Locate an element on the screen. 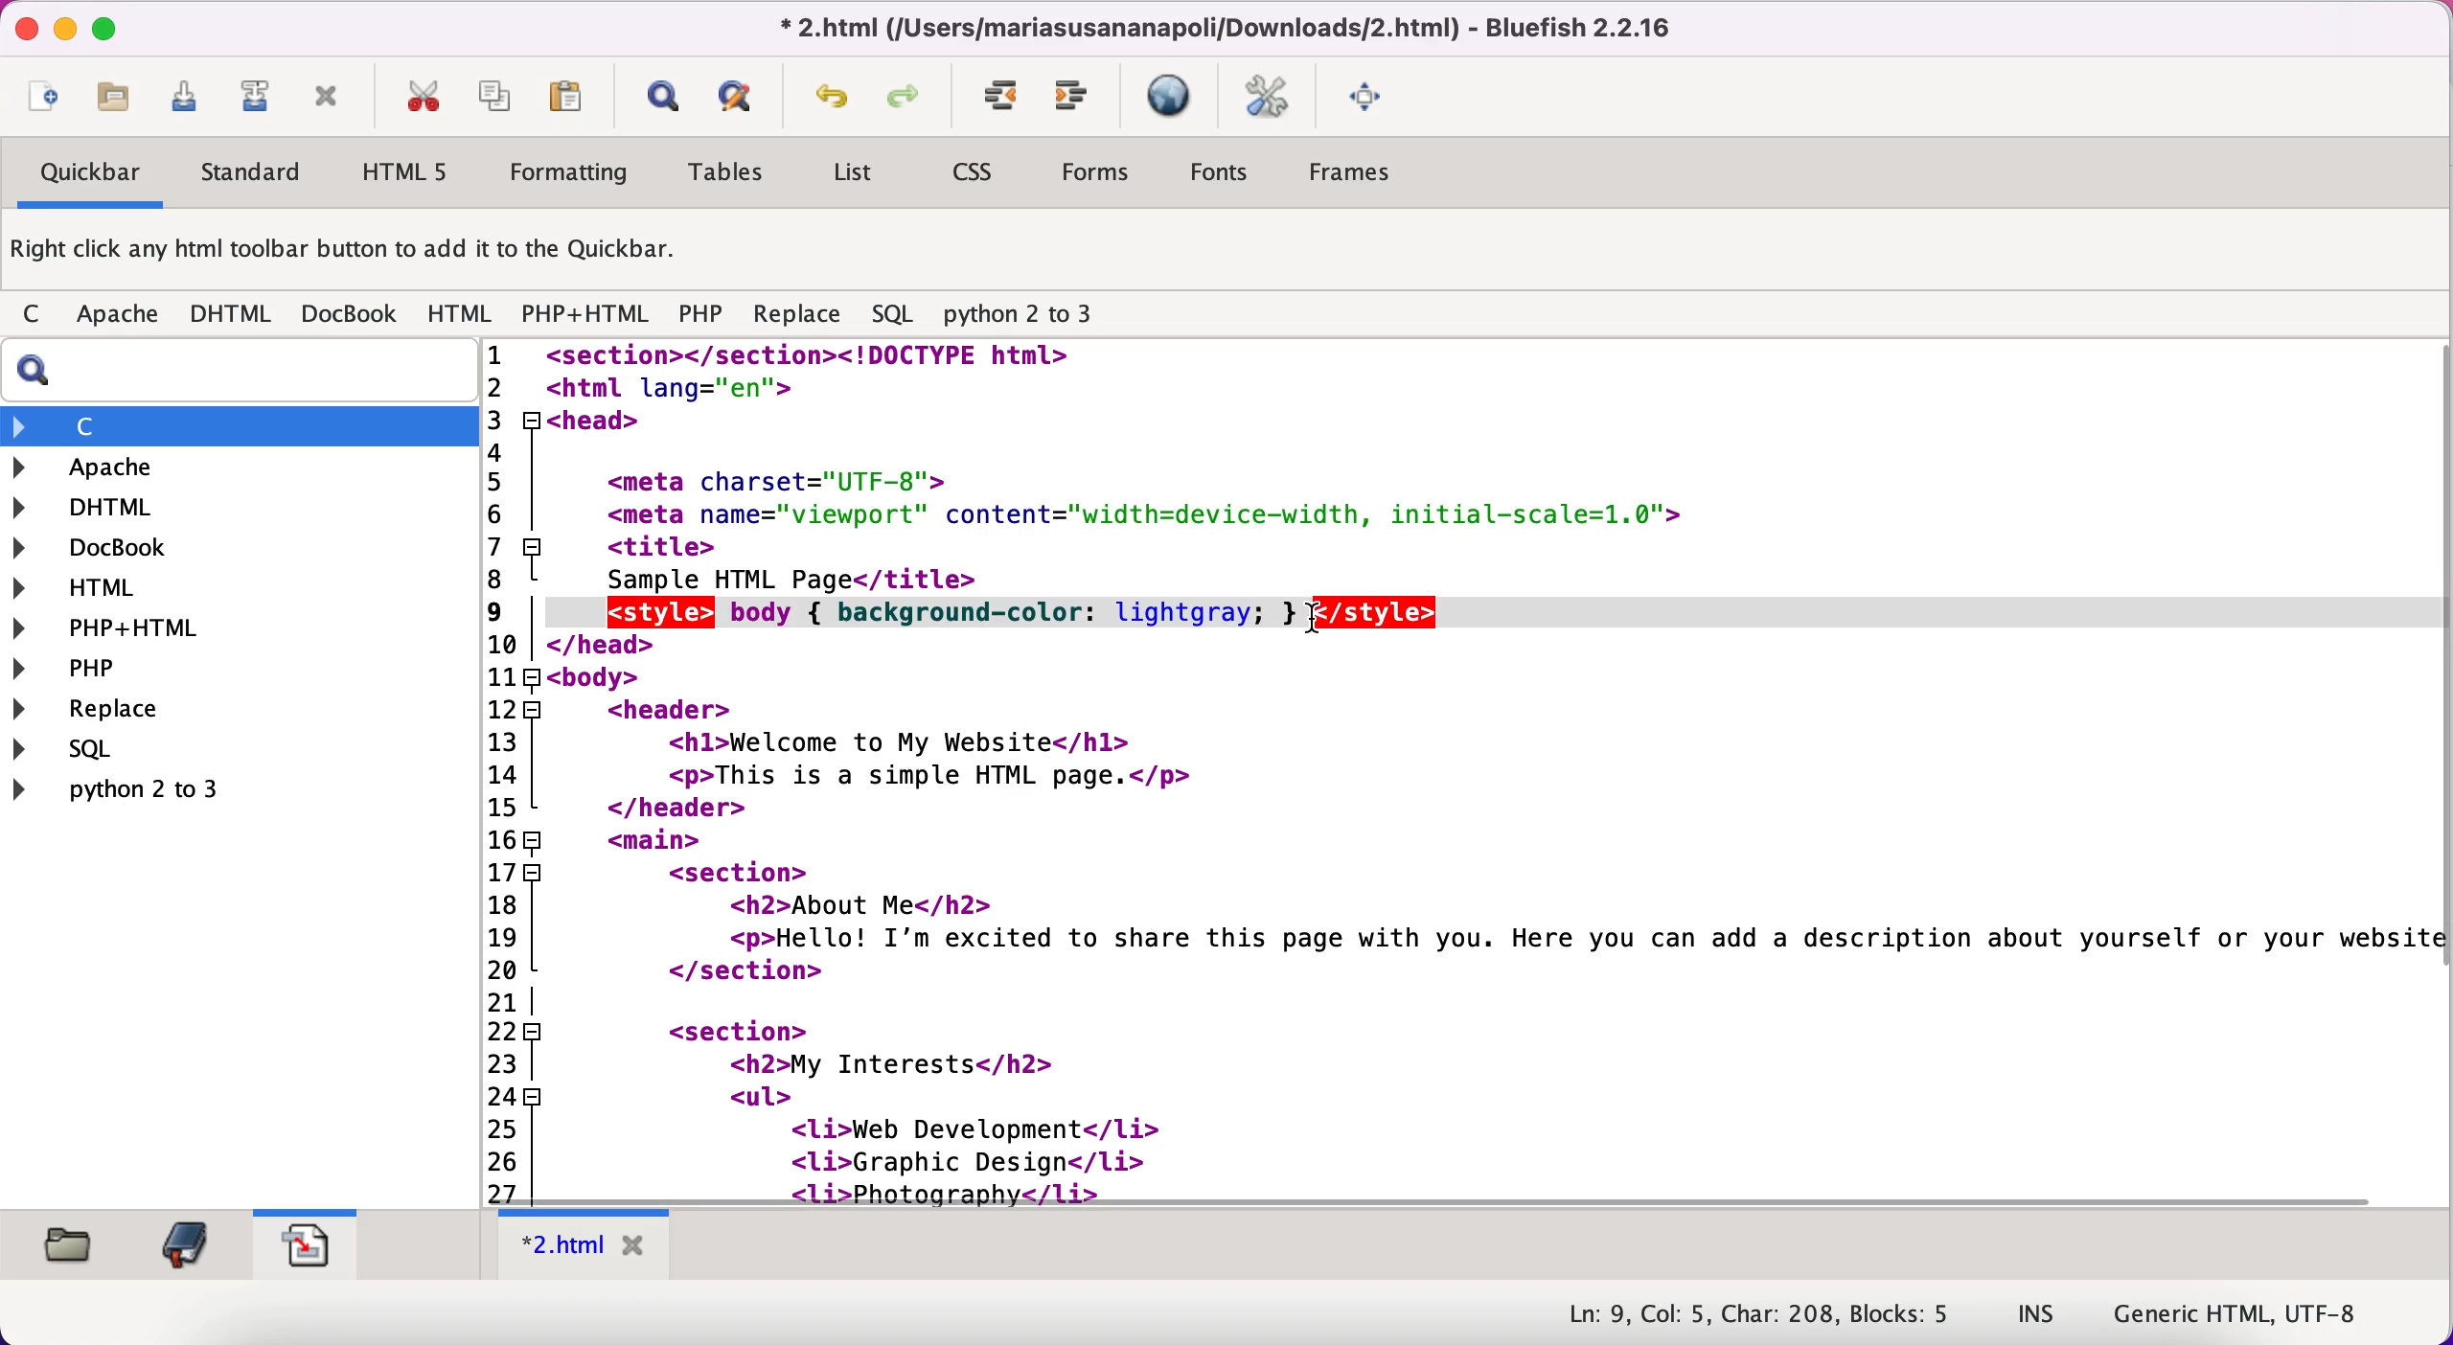 The width and height of the screenshot is (2453, 1345). right click any html toolbar button to add it to the quickbar. is located at coordinates (348, 254).